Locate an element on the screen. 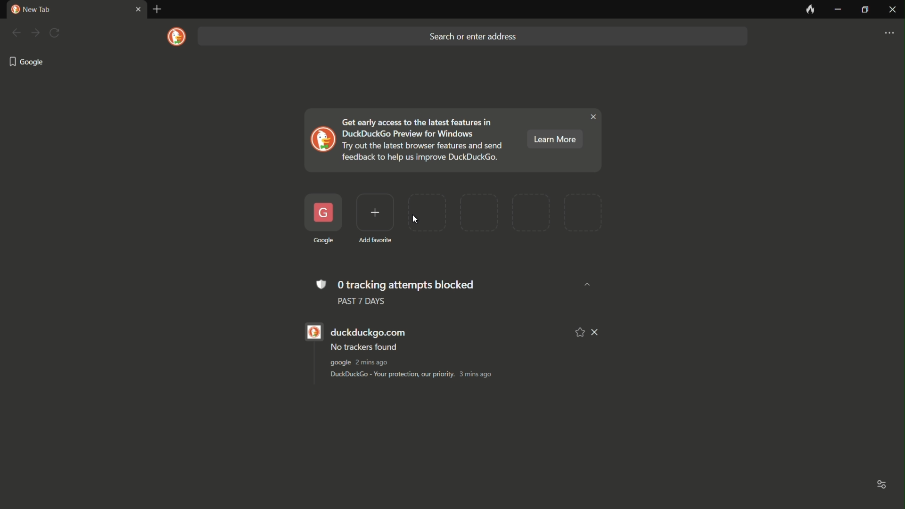 The width and height of the screenshot is (905, 509). maximize or restore is located at coordinates (864, 10).